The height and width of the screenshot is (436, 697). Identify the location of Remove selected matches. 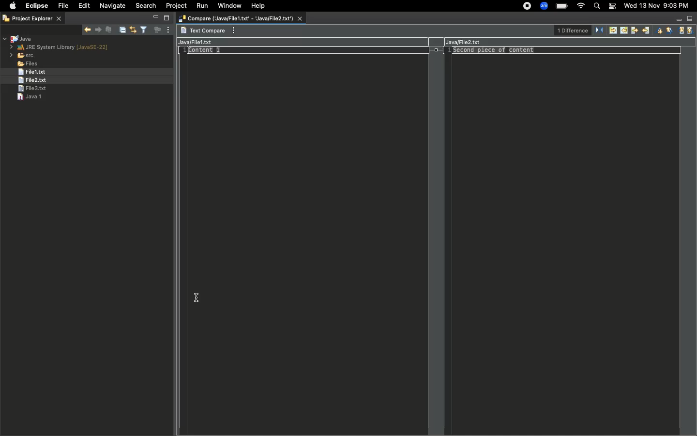
(108, 29).